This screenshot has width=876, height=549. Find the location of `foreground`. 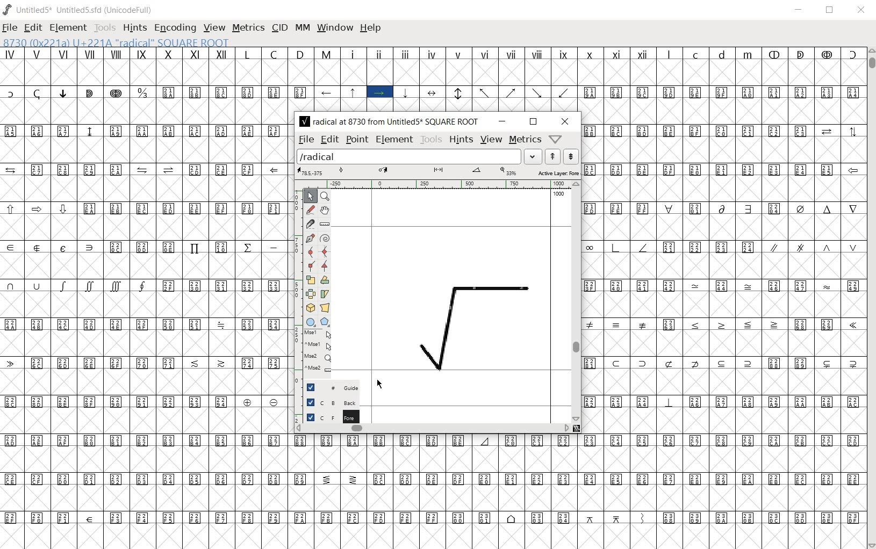

foreground is located at coordinates (326, 416).